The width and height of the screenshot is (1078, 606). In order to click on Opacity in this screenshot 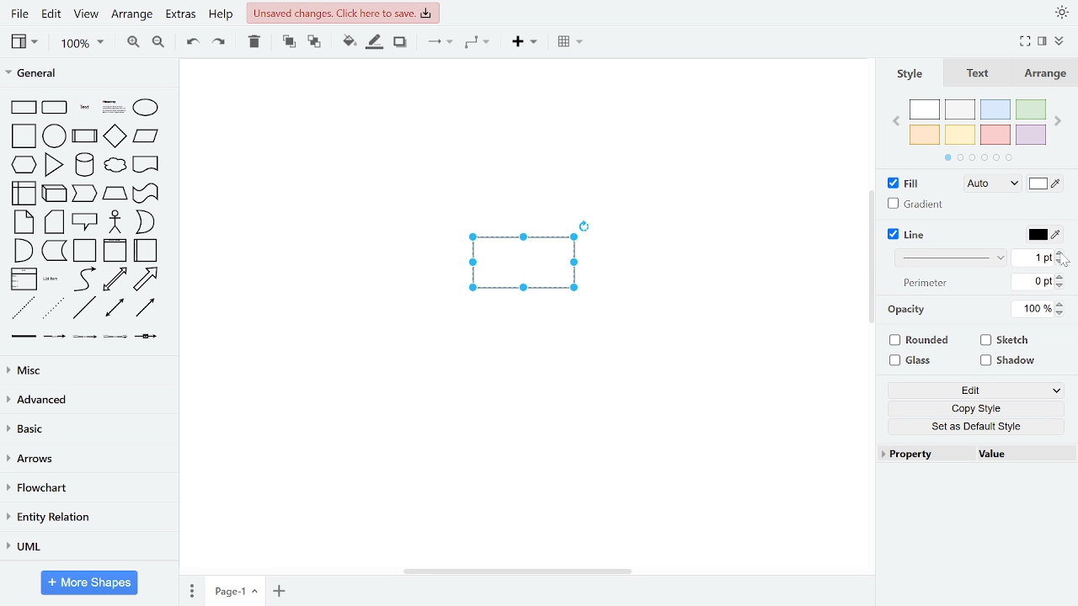, I will do `click(908, 311)`.